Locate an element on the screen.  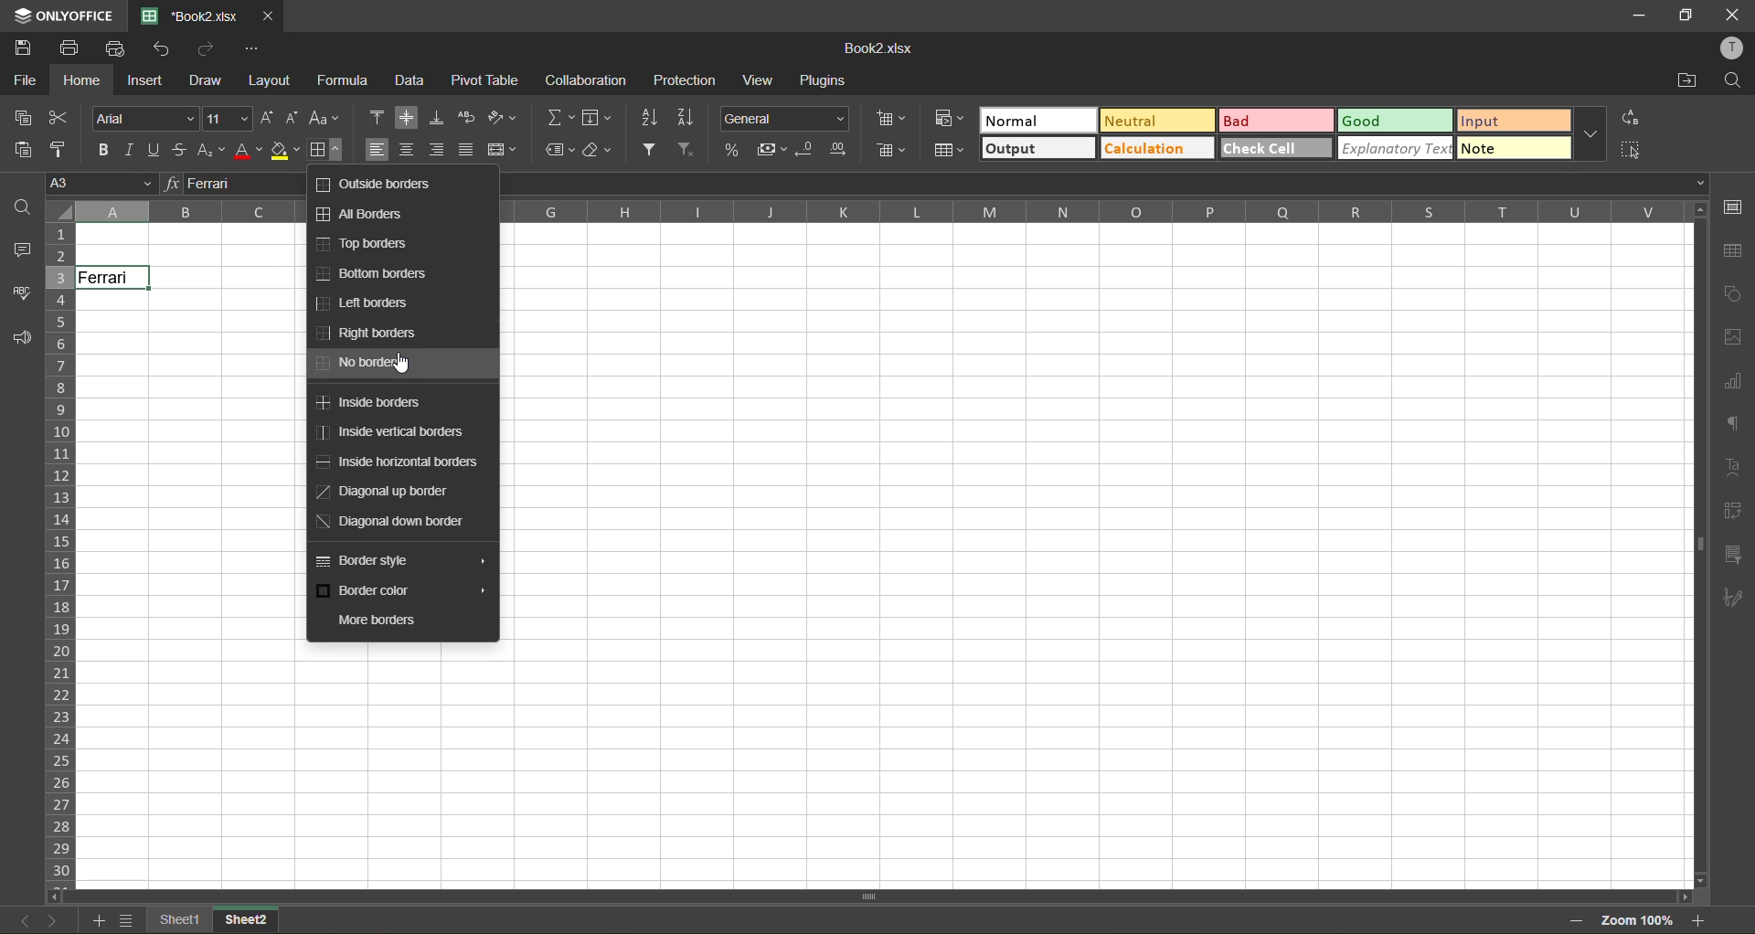
inside borders is located at coordinates (378, 405).